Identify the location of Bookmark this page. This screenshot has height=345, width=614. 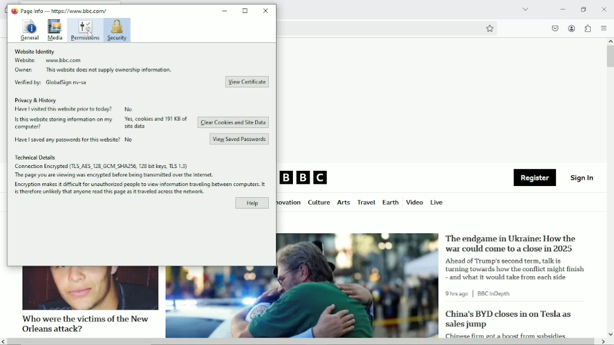
(489, 28).